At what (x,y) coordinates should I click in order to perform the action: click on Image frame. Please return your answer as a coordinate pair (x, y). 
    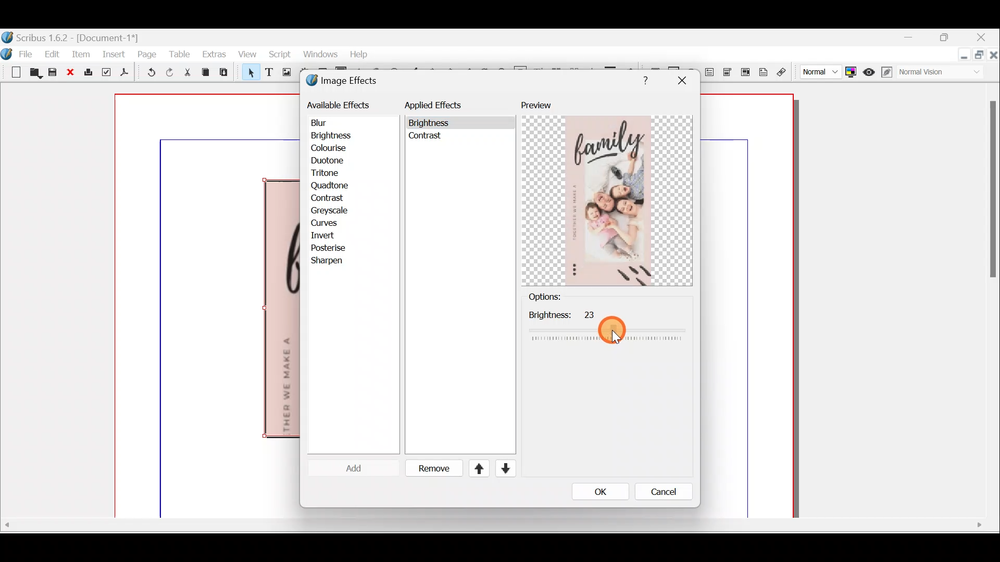
    Looking at the image, I should click on (285, 73).